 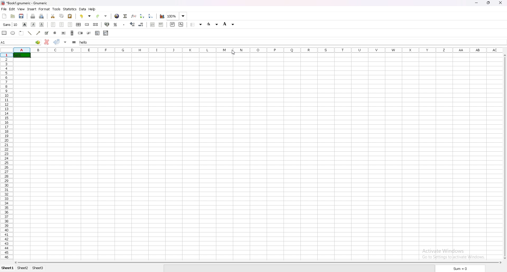 What do you see at coordinates (96, 24) in the screenshot?
I see `split merged cells` at bounding box center [96, 24].